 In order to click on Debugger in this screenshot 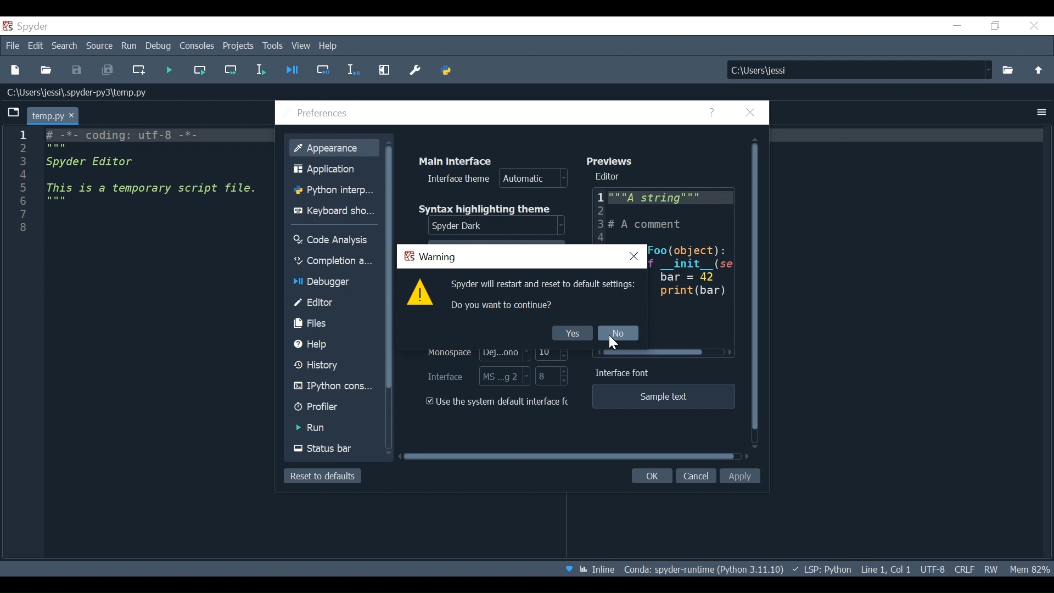, I will do `click(334, 283)`.